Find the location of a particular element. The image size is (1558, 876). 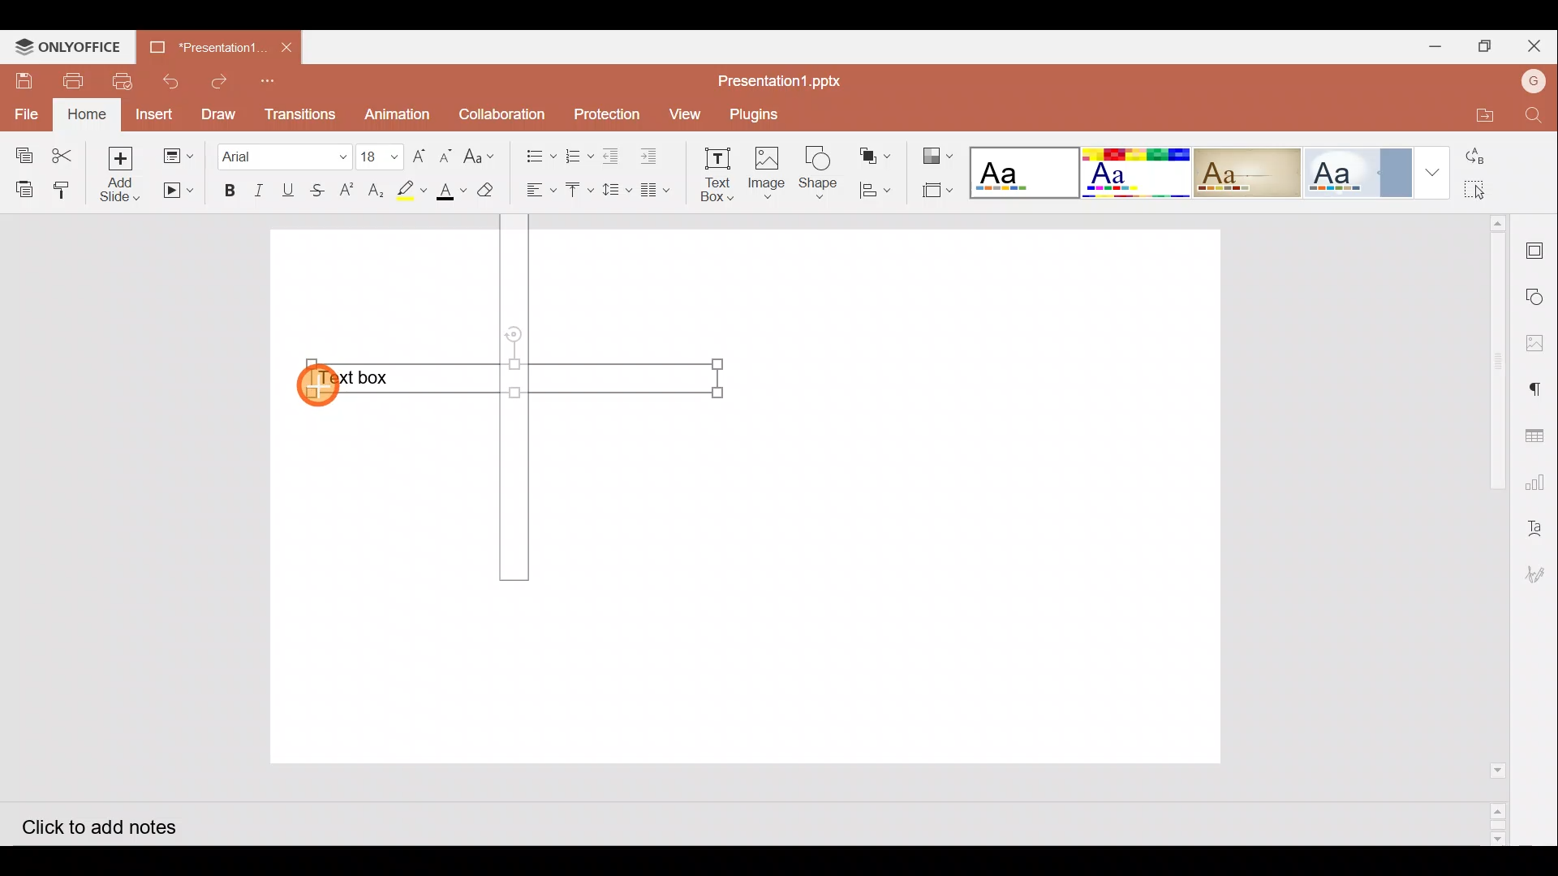

Add slide is located at coordinates (126, 175).